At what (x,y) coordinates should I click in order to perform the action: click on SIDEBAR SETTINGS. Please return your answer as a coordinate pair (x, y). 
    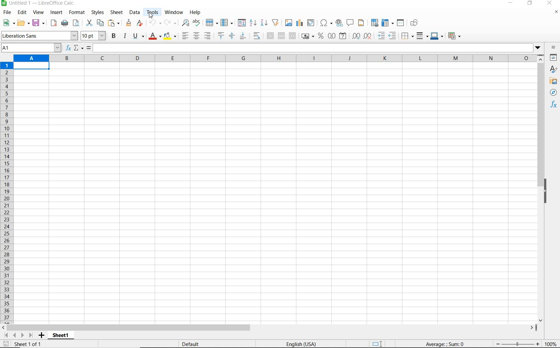
    Looking at the image, I should click on (554, 48).